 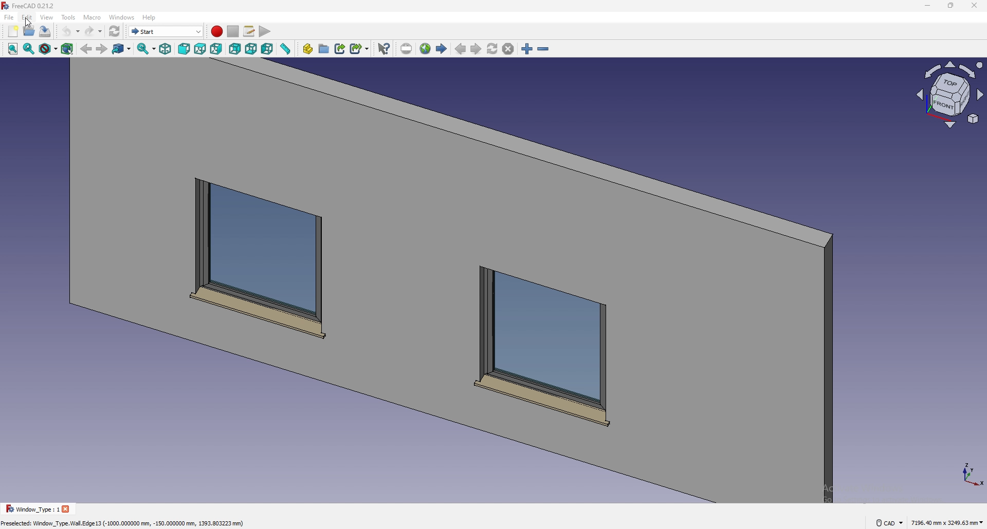 What do you see at coordinates (264, 32) in the screenshot?
I see `execute macro` at bounding box center [264, 32].